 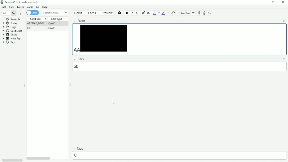 I want to click on Toggle HTML Editor, so click(x=284, y=59).